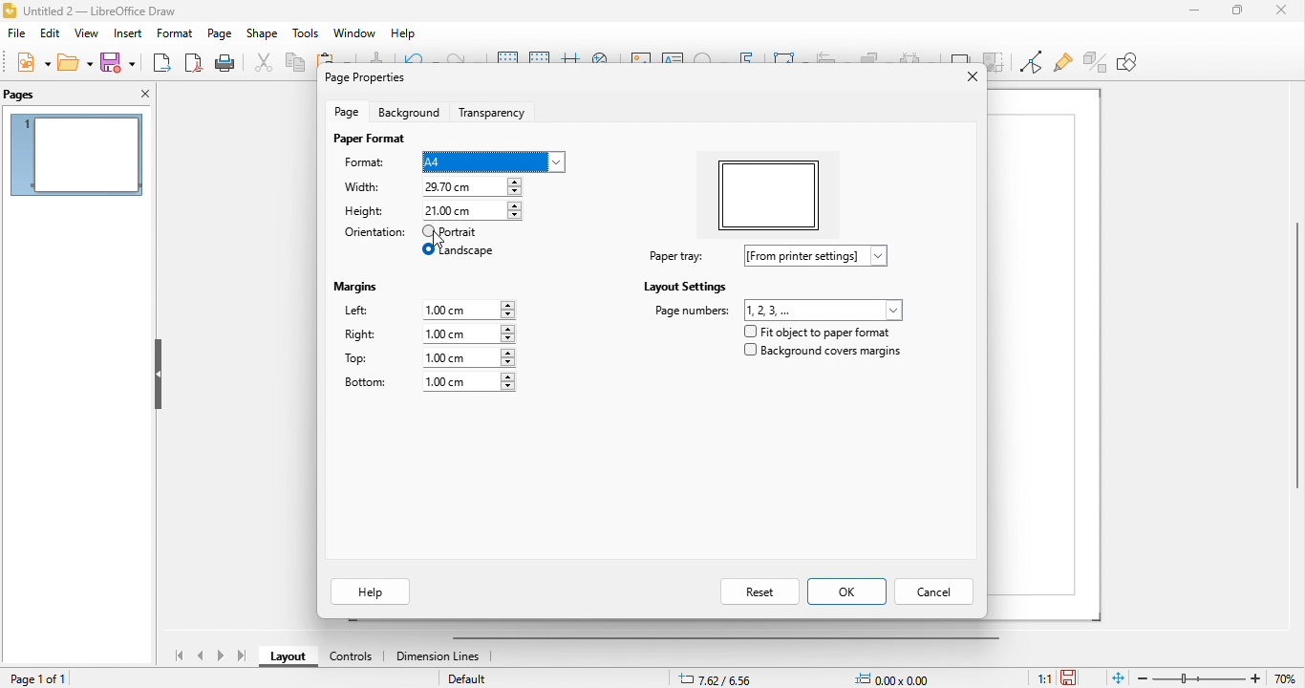 The image size is (1305, 688). Describe the element at coordinates (42, 678) in the screenshot. I see `page 1 of 1` at that location.